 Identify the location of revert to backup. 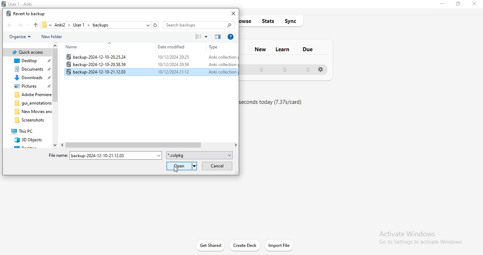
(27, 13).